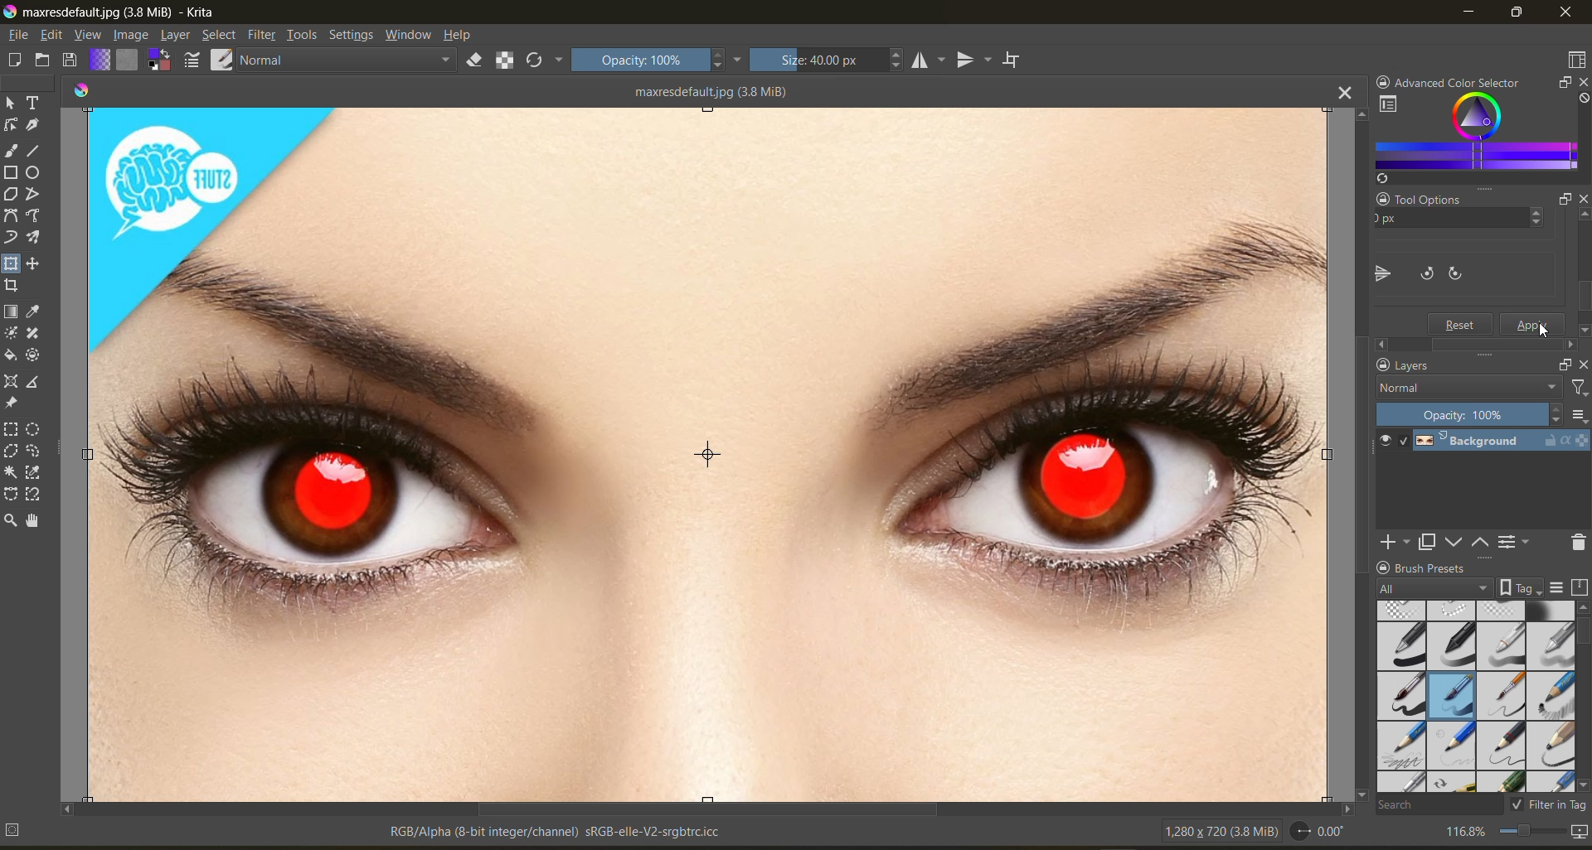 The image size is (1592, 850). I want to click on edit, so click(57, 36).